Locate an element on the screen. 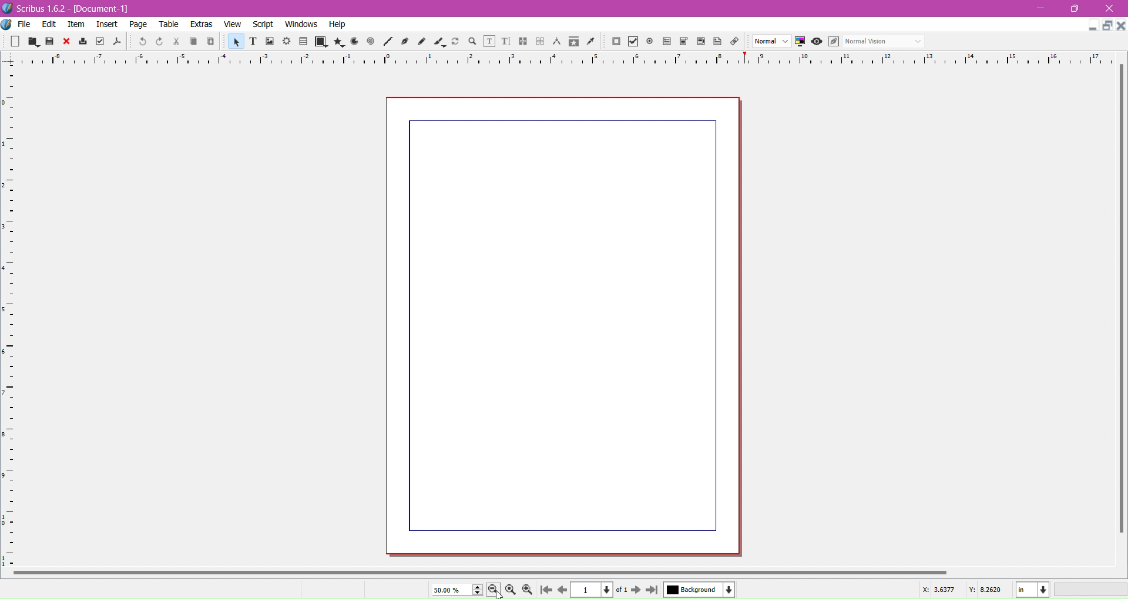 Image resolution: width=1128 pixels, height=599 pixels. Image Frame is located at coordinates (235, 41).